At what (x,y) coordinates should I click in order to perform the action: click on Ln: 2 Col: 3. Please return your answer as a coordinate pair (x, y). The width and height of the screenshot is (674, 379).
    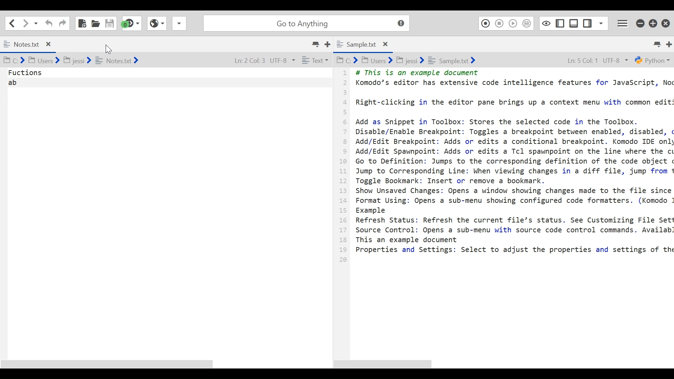
    Looking at the image, I should click on (245, 59).